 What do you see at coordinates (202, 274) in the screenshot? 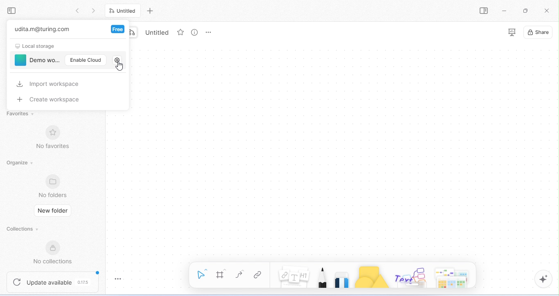
I see `select` at bounding box center [202, 274].